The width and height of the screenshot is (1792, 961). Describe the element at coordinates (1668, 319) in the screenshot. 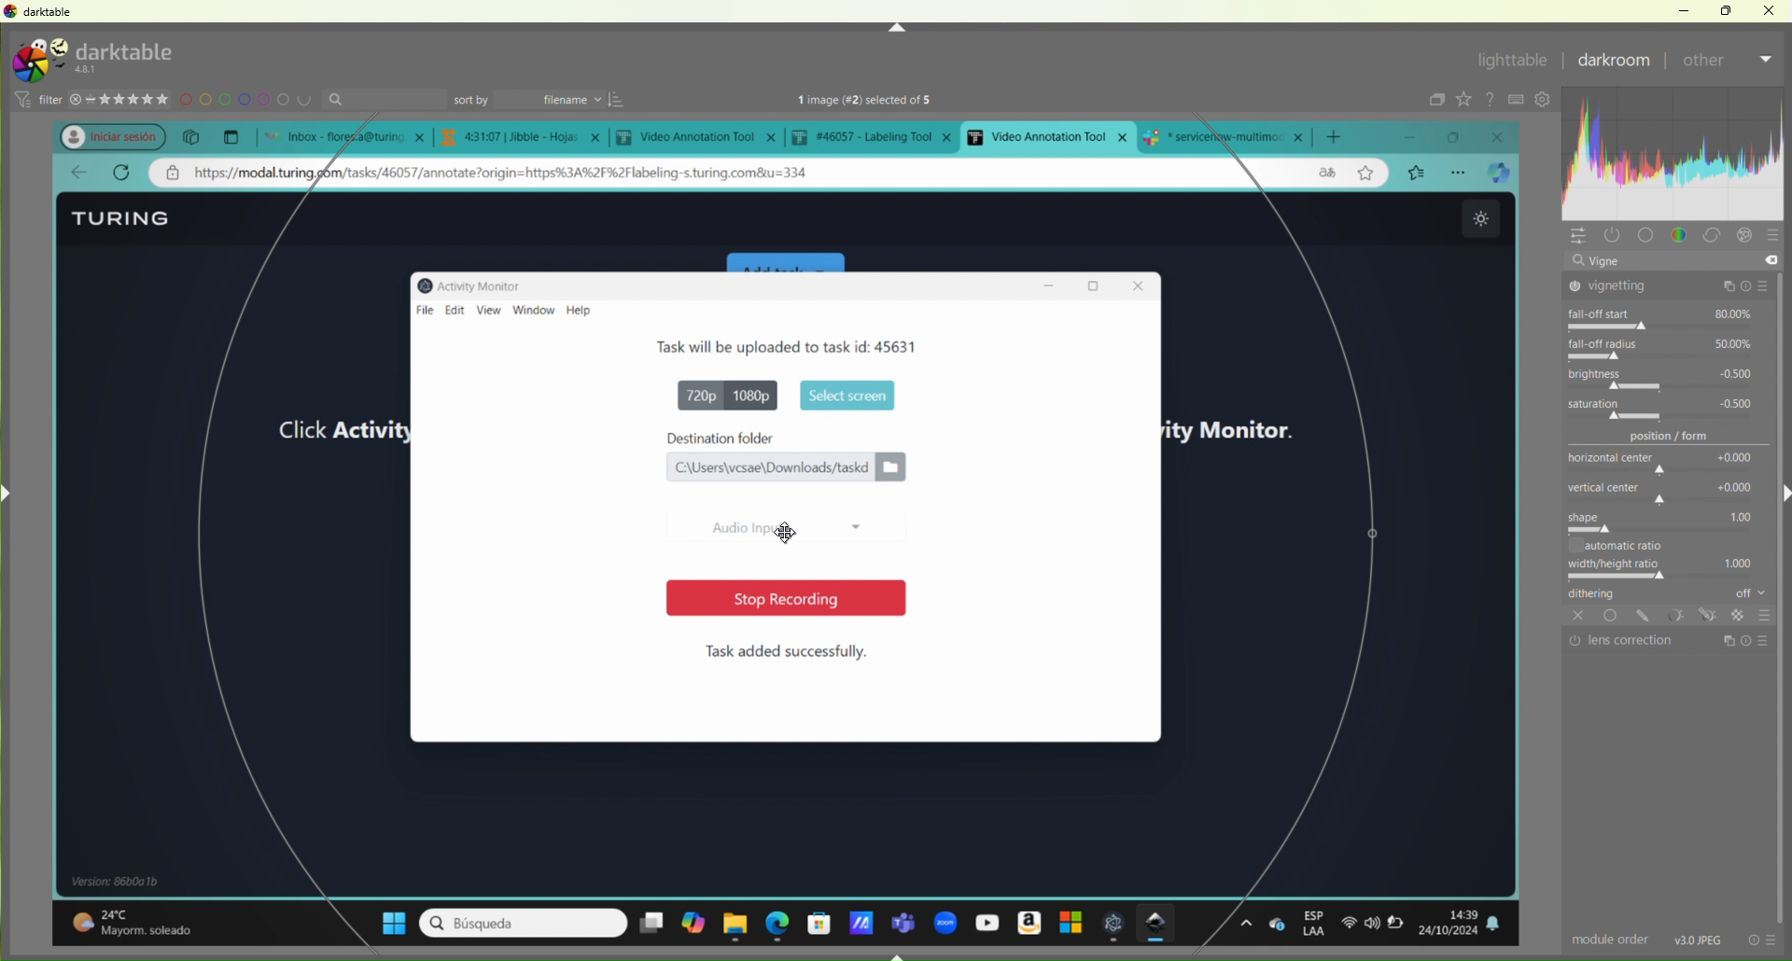

I see `fall-off start ` at that location.